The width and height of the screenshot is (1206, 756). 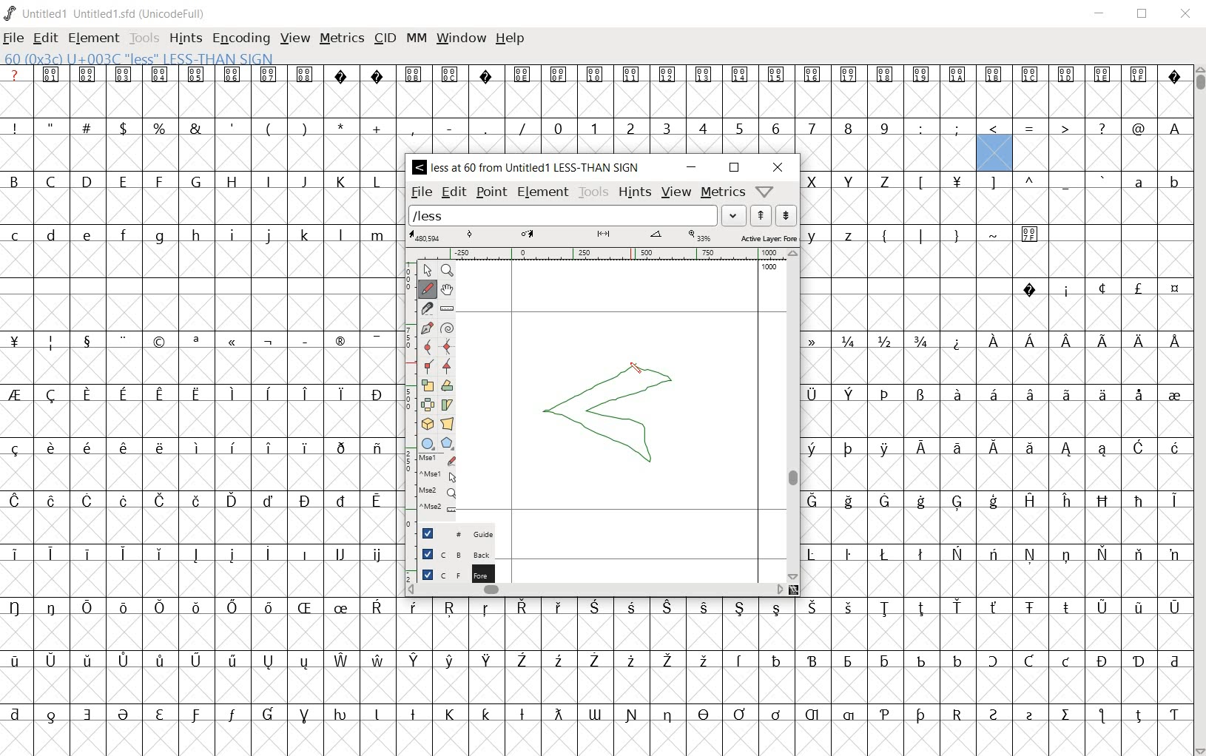 I want to click on close, so click(x=1187, y=15).